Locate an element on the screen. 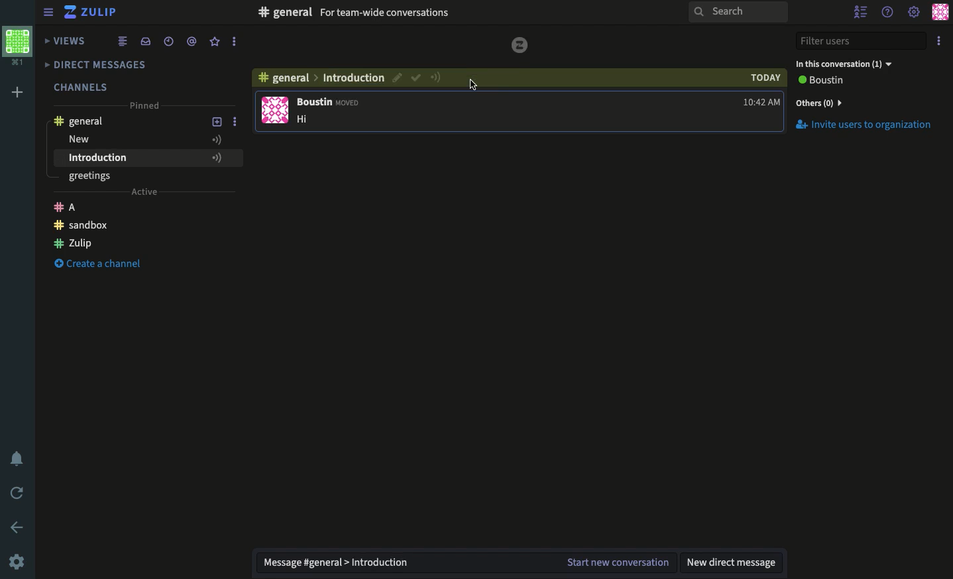 The height and width of the screenshot is (579, 953). time is located at coordinates (761, 104).